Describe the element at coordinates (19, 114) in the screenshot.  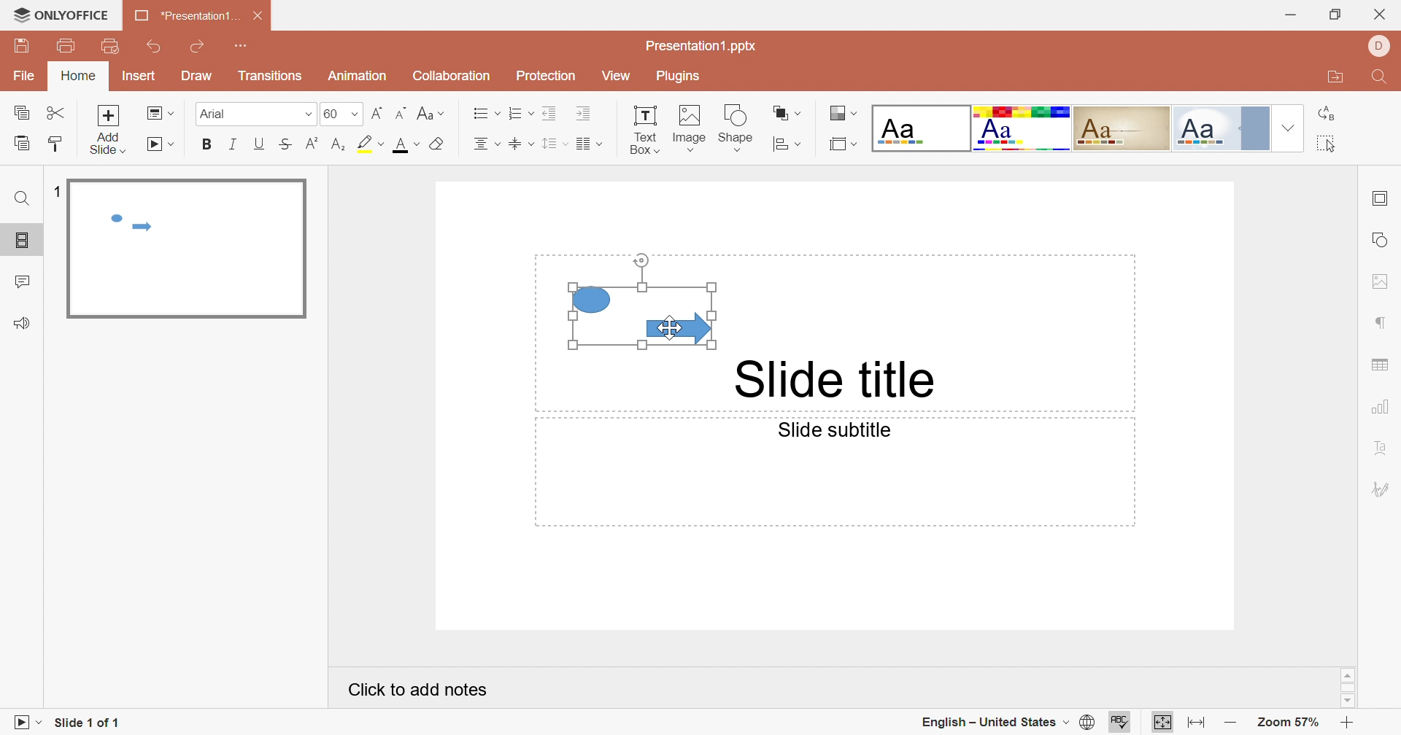
I see `Copy` at that location.